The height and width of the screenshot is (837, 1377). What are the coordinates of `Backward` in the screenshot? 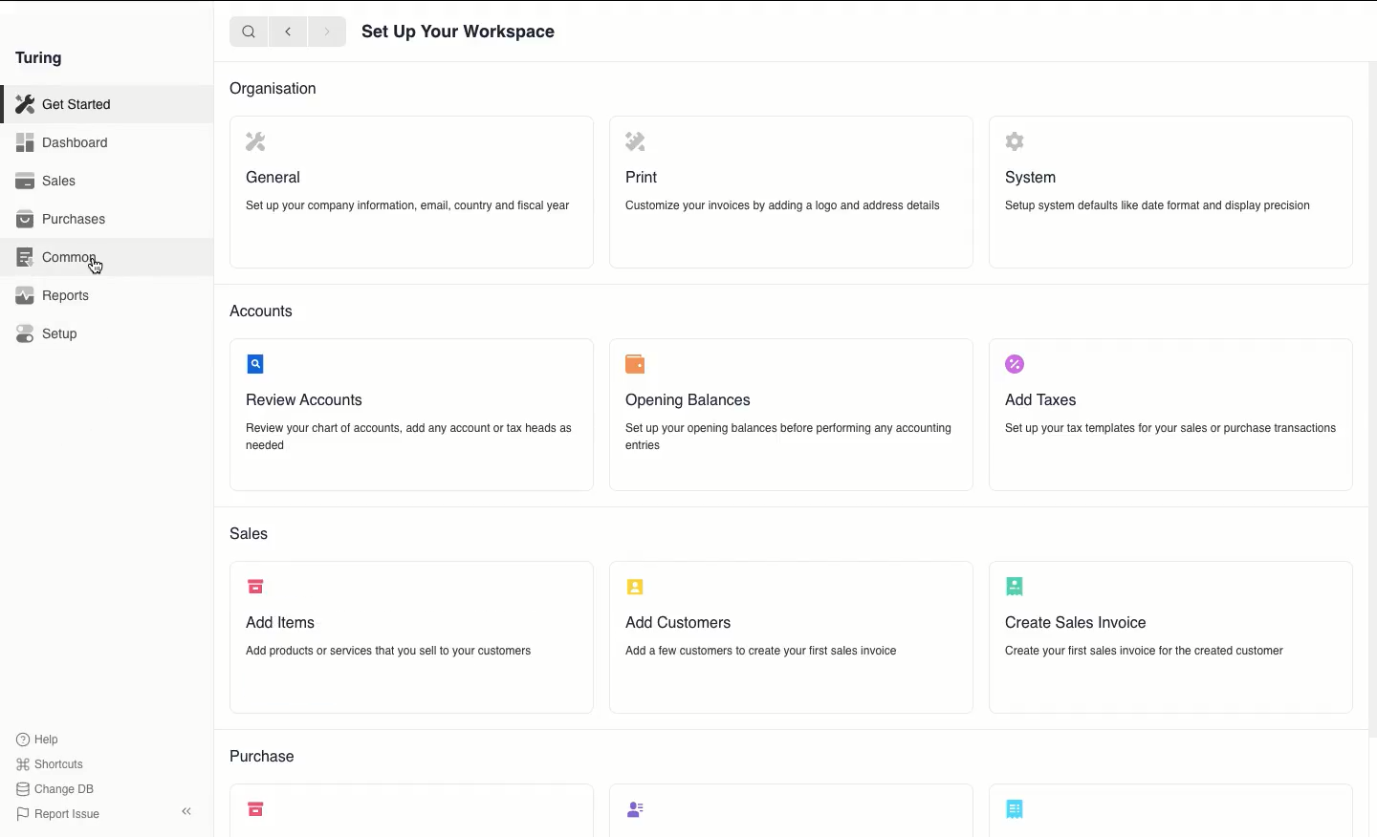 It's located at (288, 31).